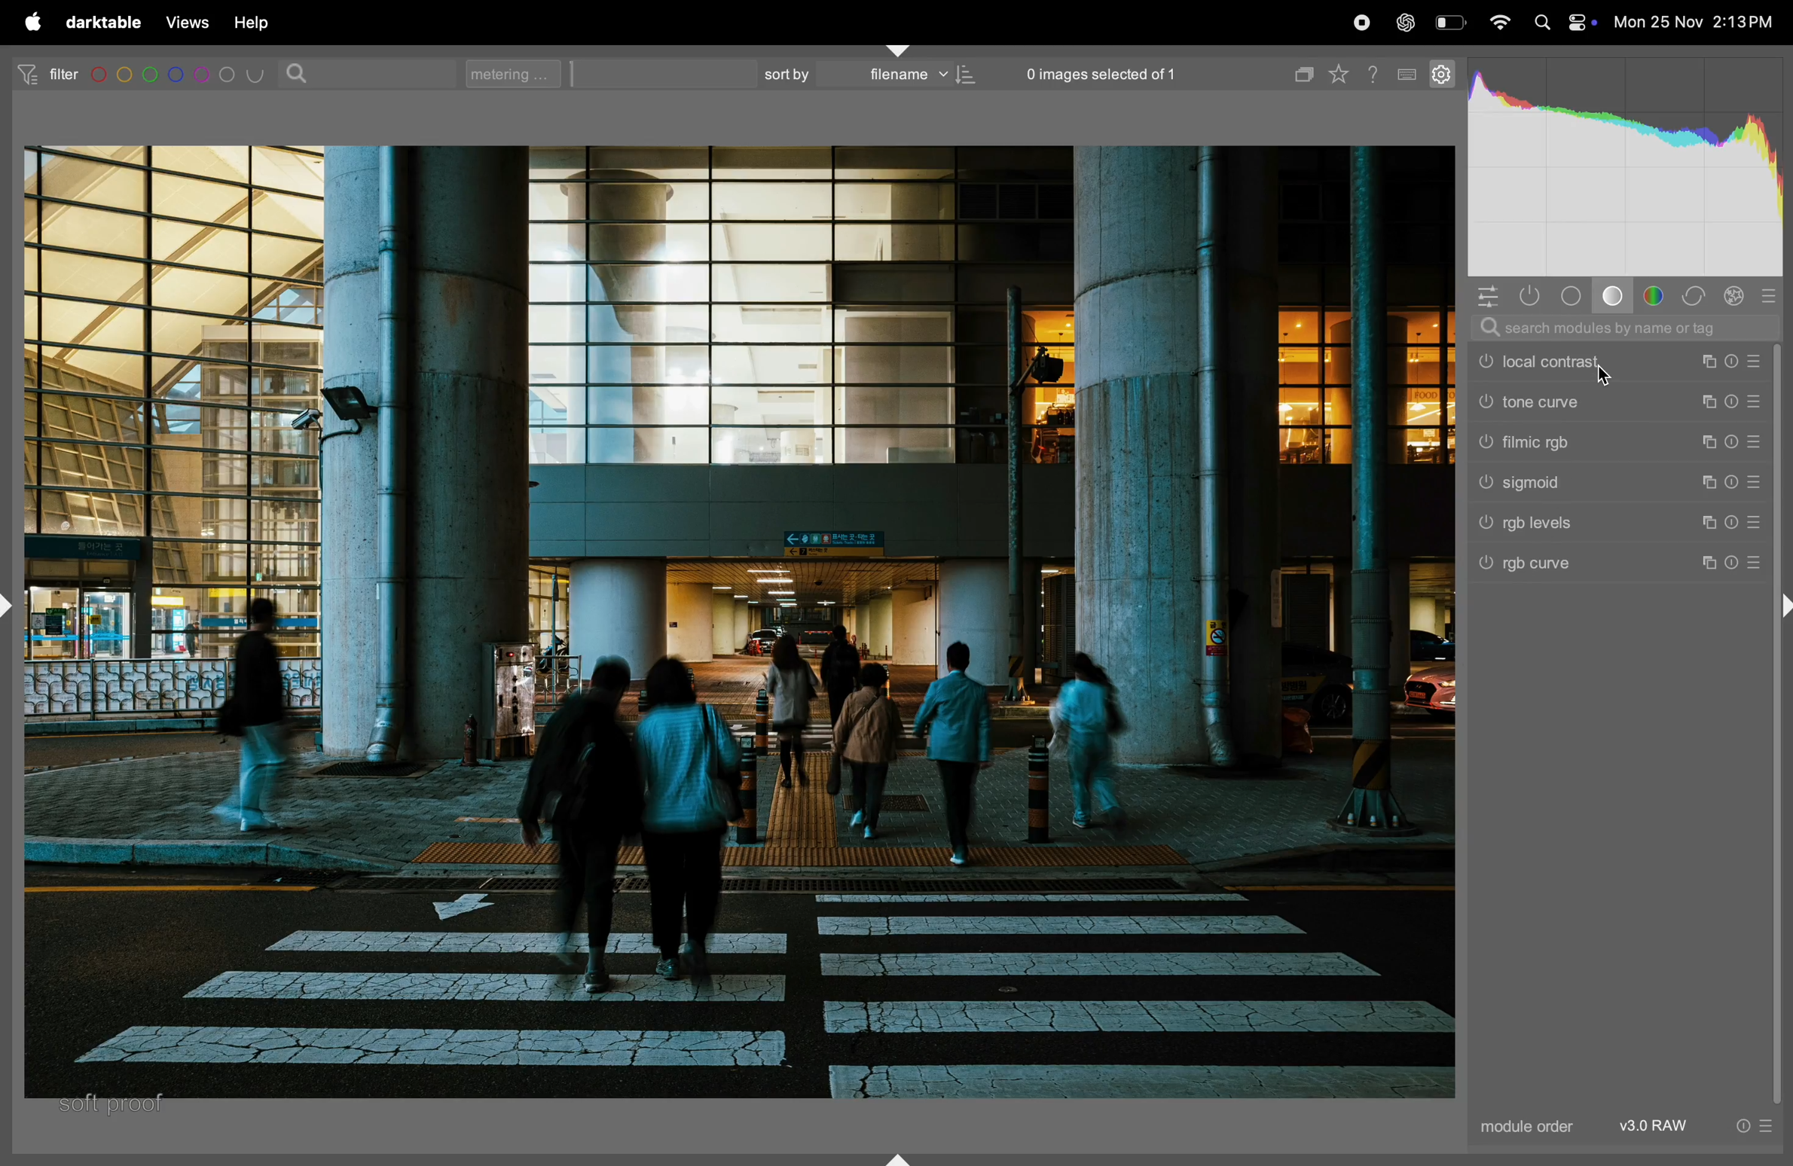  What do you see at coordinates (1733, 483) in the screenshot?
I see `reset` at bounding box center [1733, 483].